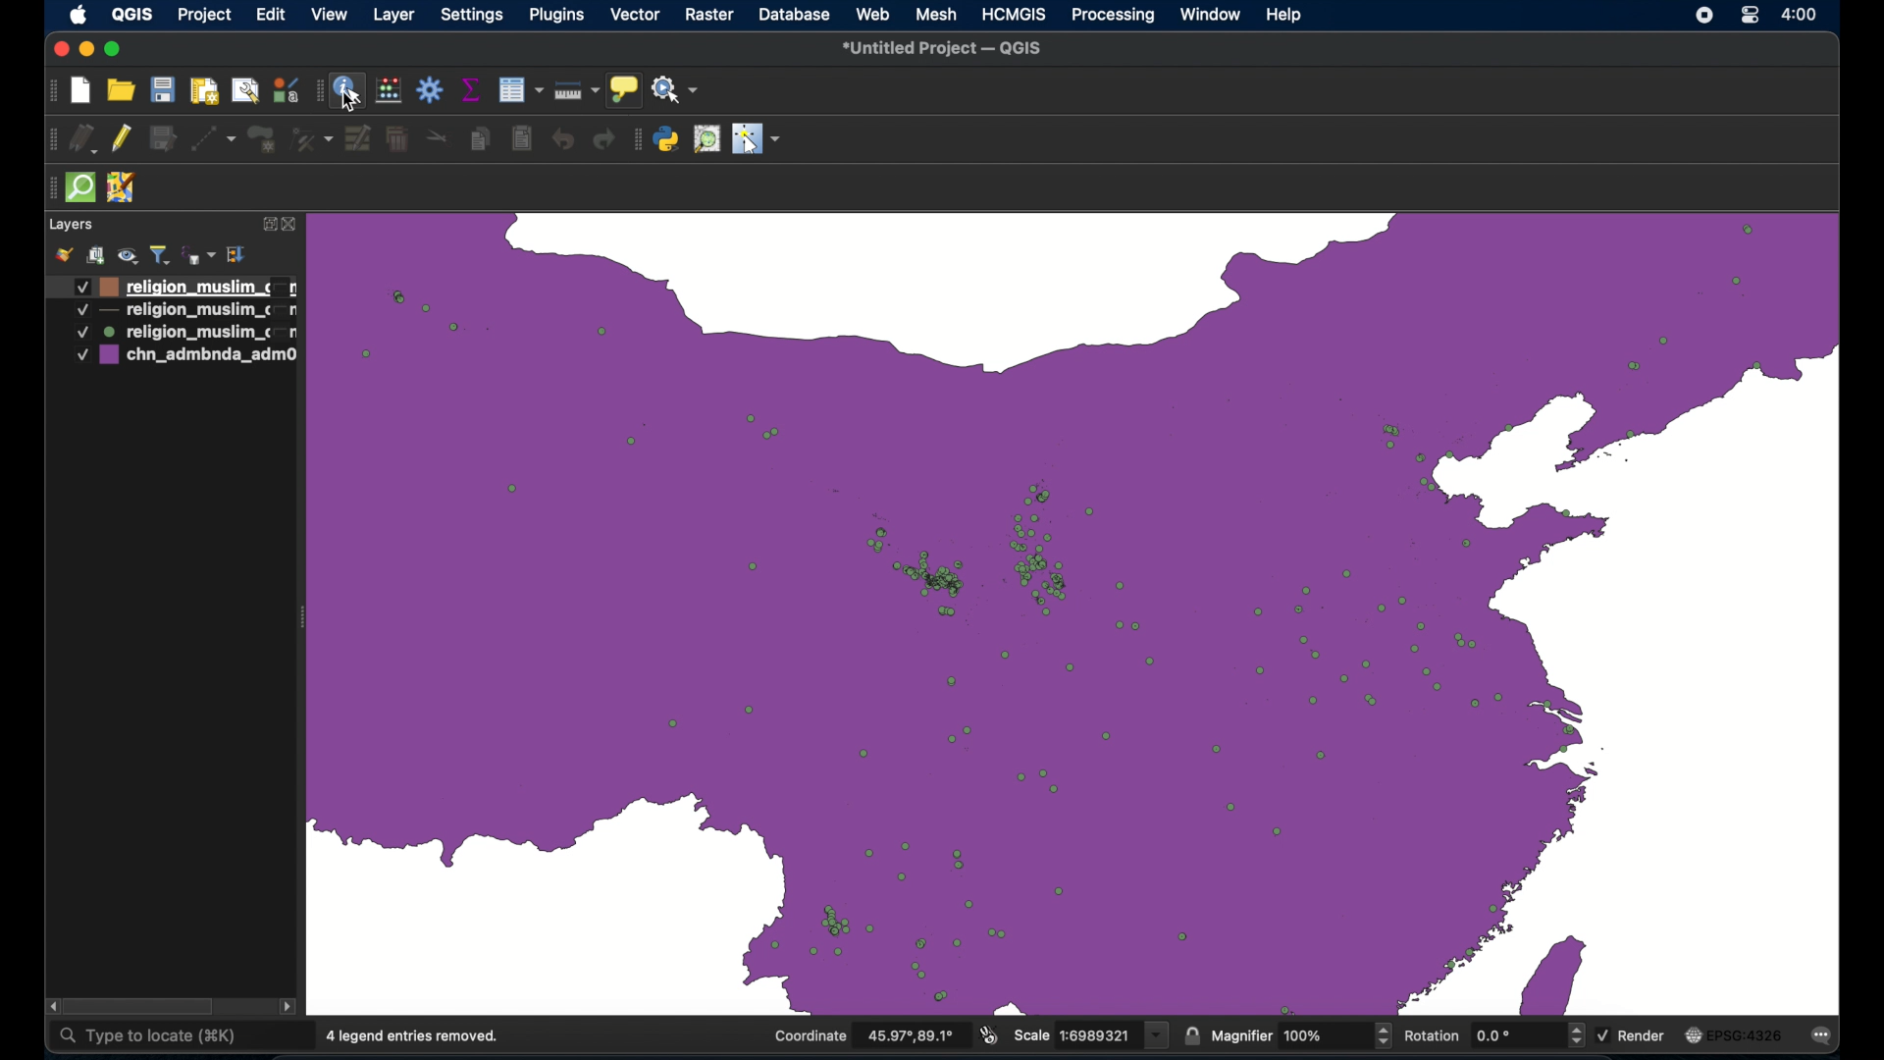  I want to click on vector, so click(636, 14).